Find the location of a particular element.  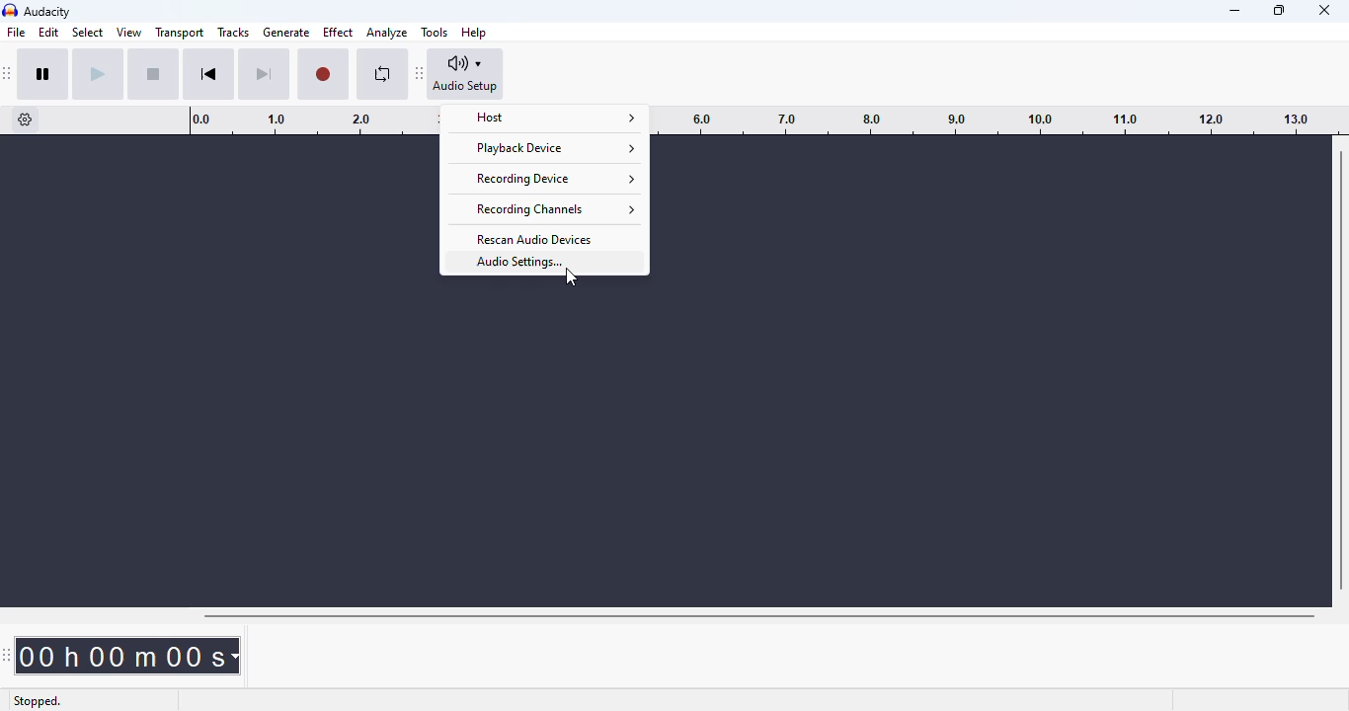

transport is located at coordinates (181, 32).